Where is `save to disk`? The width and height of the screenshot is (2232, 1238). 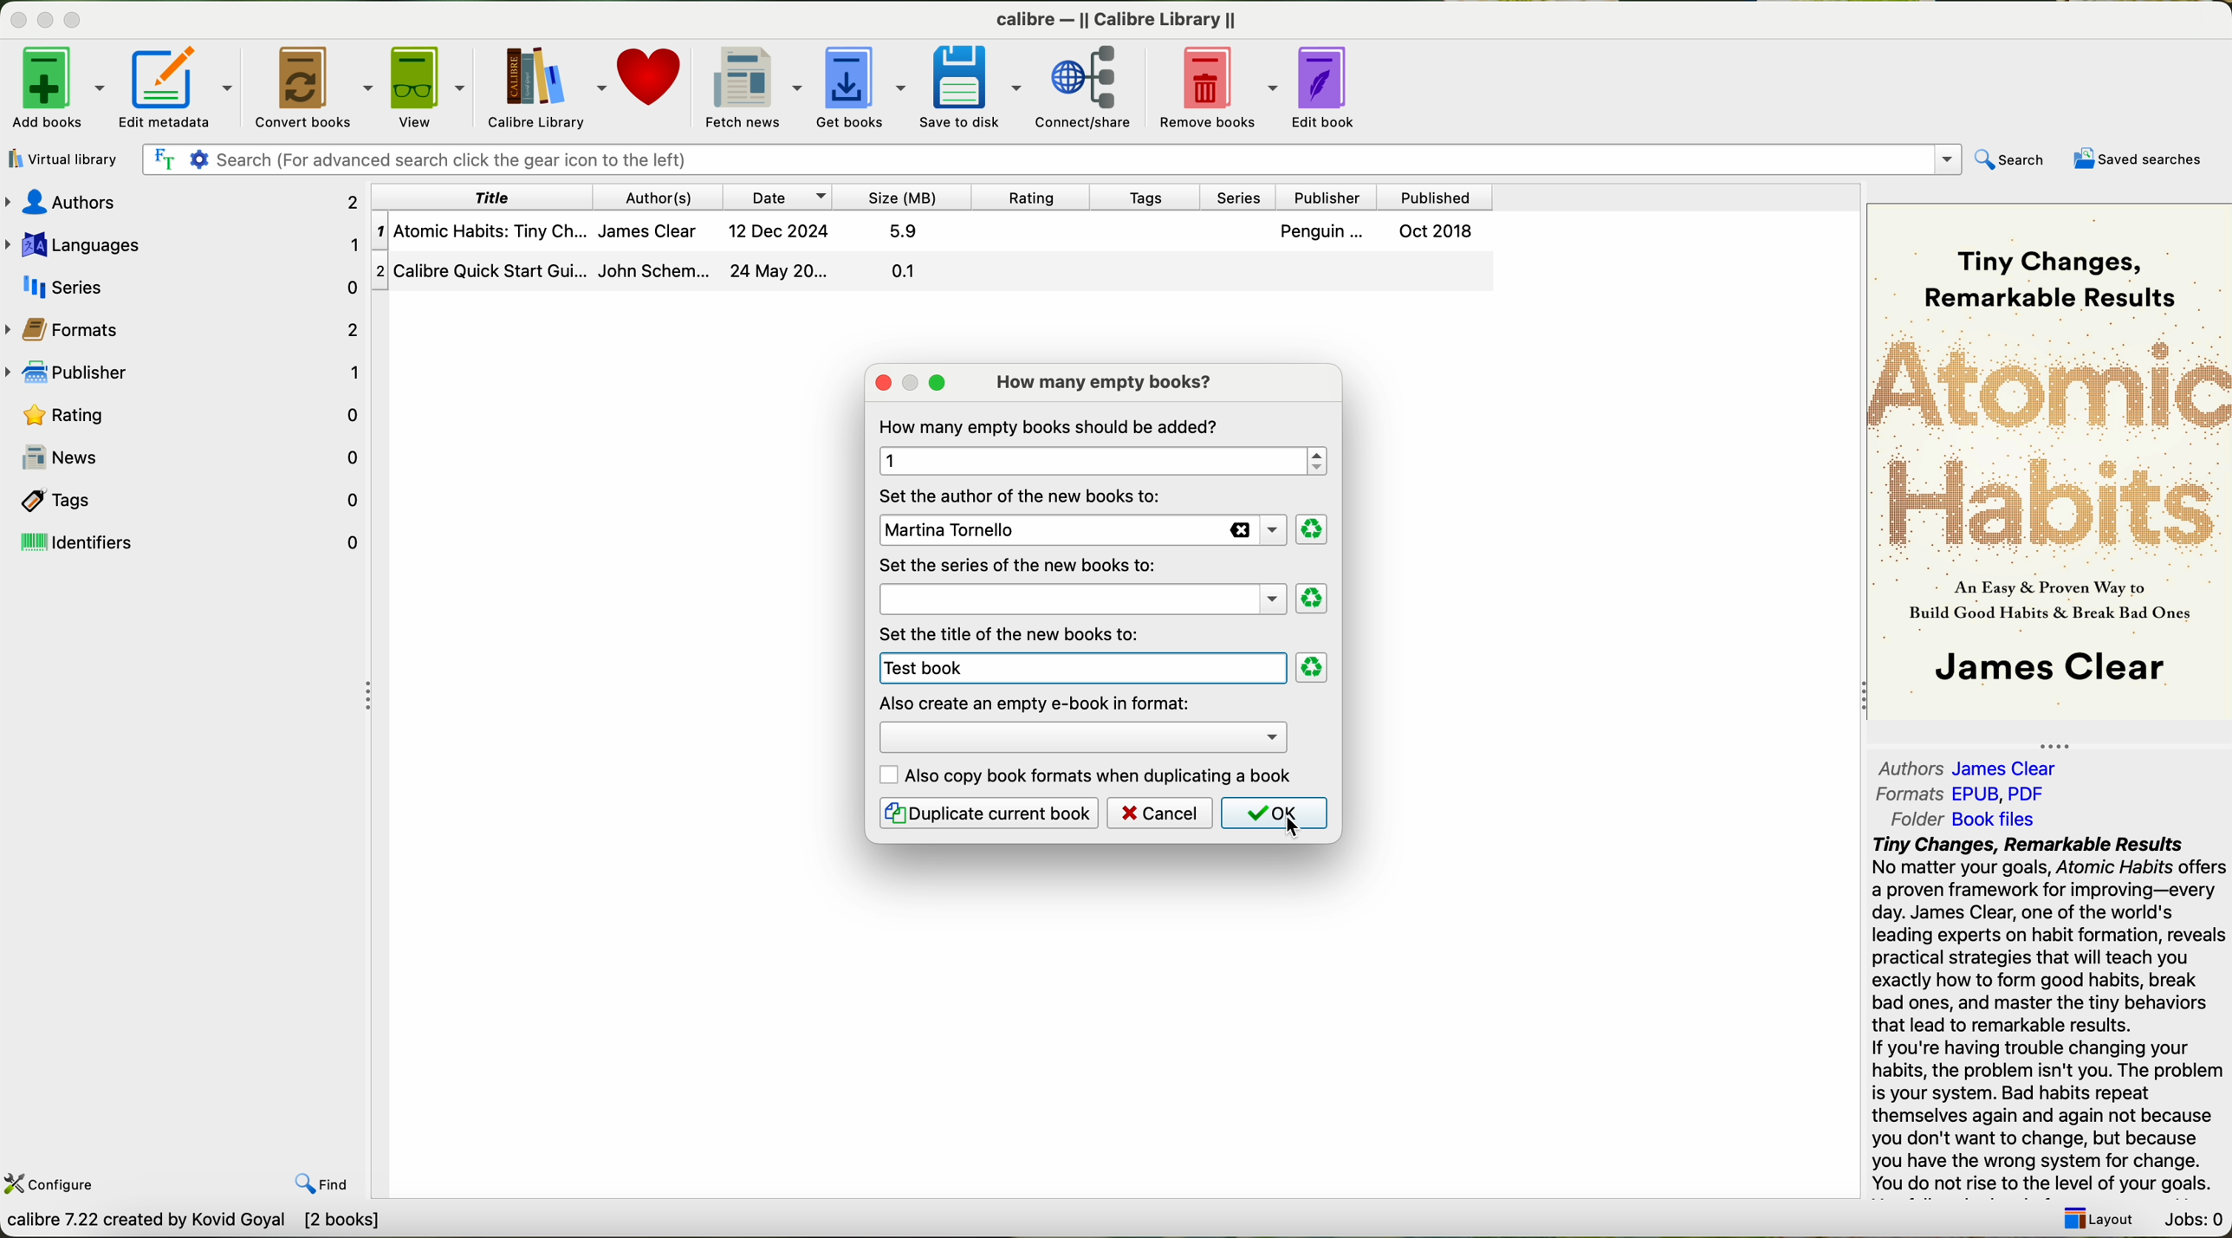 save to disk is located at coordinates (970, 88).